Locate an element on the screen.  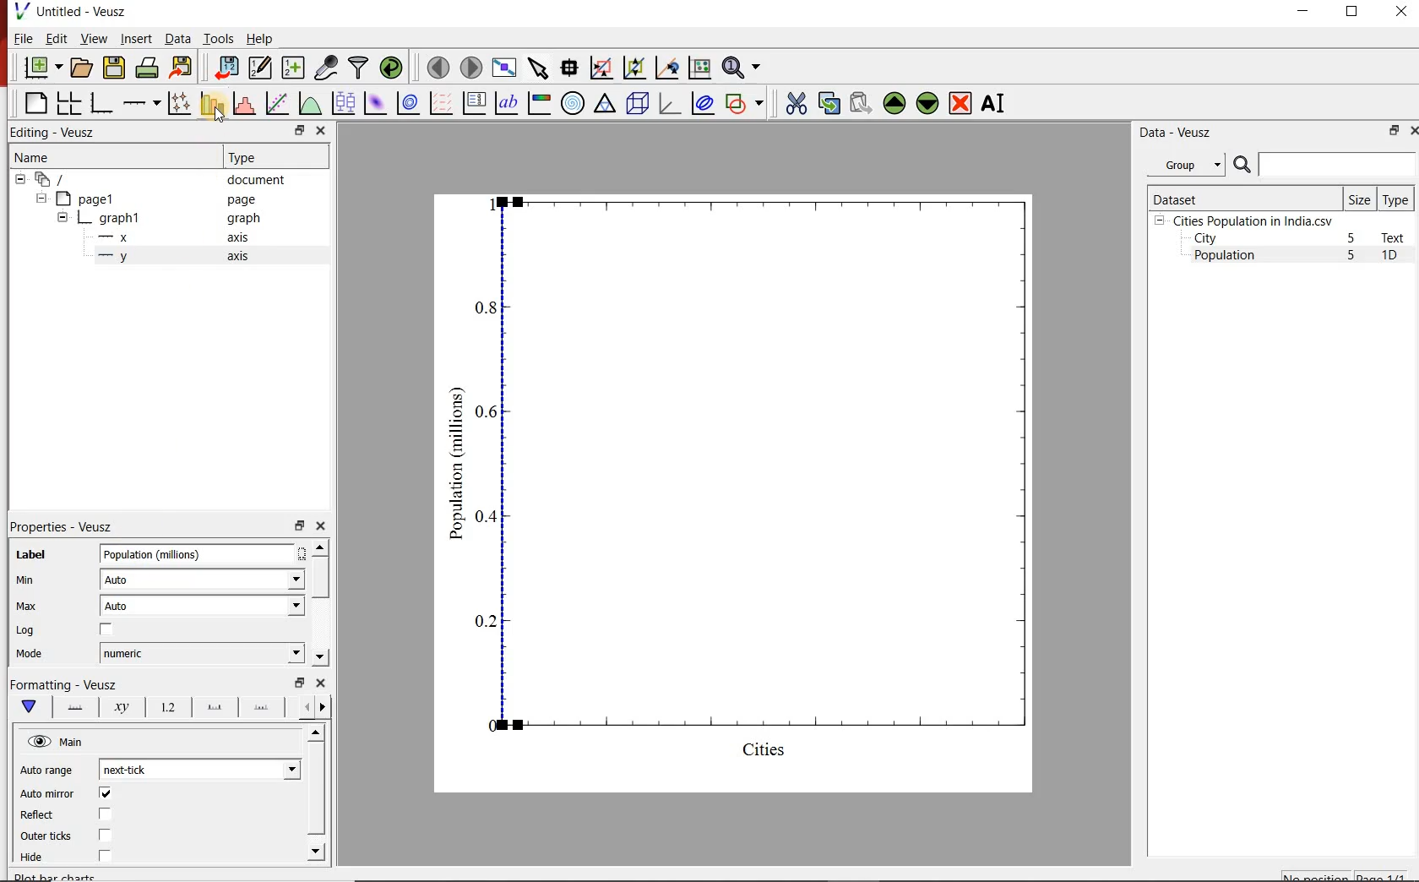
Tick labels is located at coordinates (164, 710).